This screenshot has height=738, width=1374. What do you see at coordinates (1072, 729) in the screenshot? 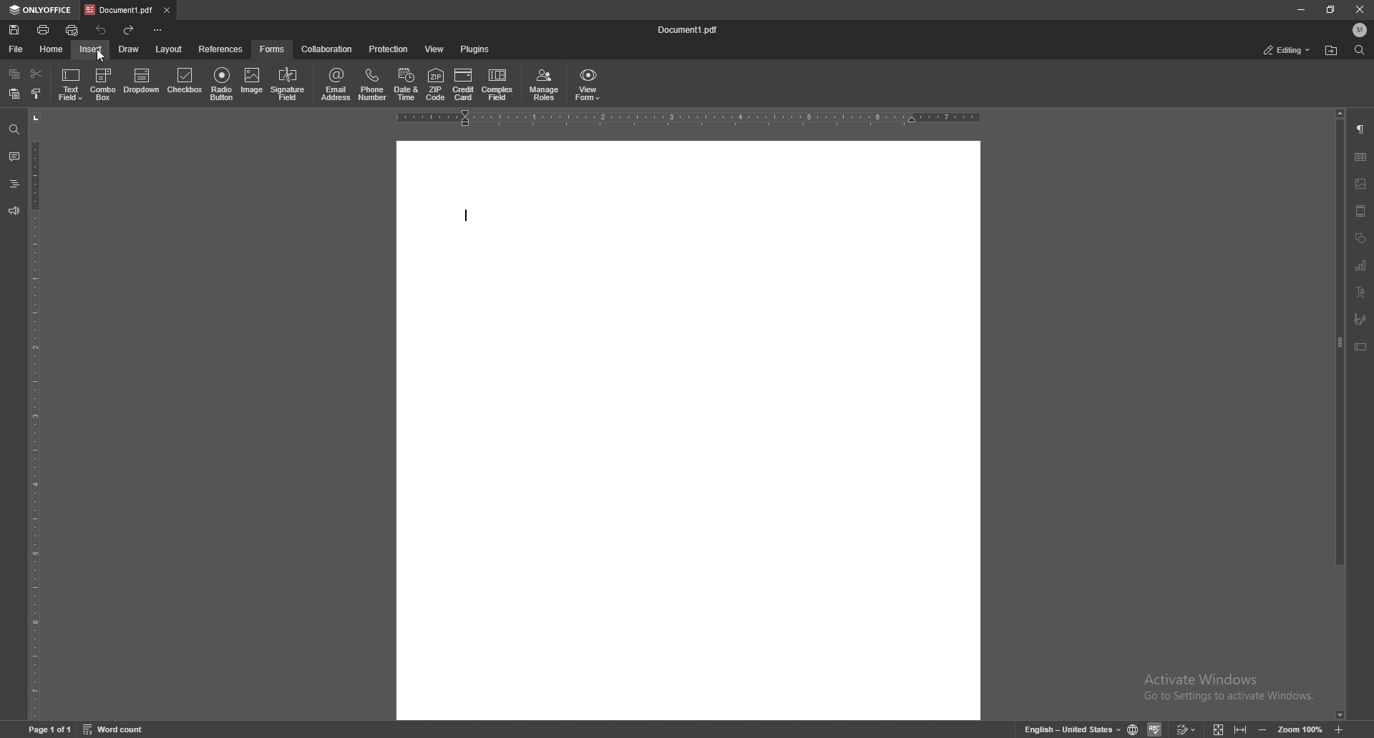
I see `change text language` at bounding box center [1072, 729].